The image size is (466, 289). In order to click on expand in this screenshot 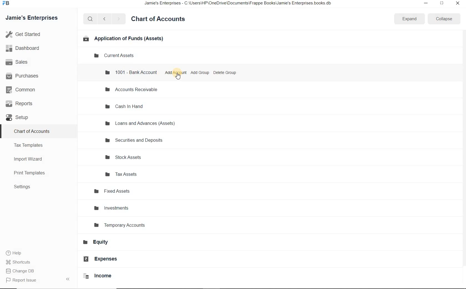, I will do `click(409, 19)`.